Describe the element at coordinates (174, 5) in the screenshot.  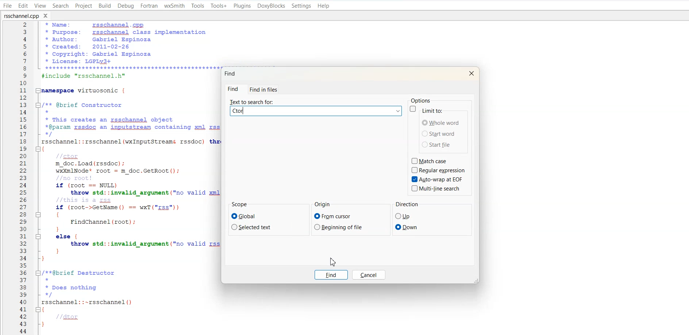
I see `wxSmith` at that location.